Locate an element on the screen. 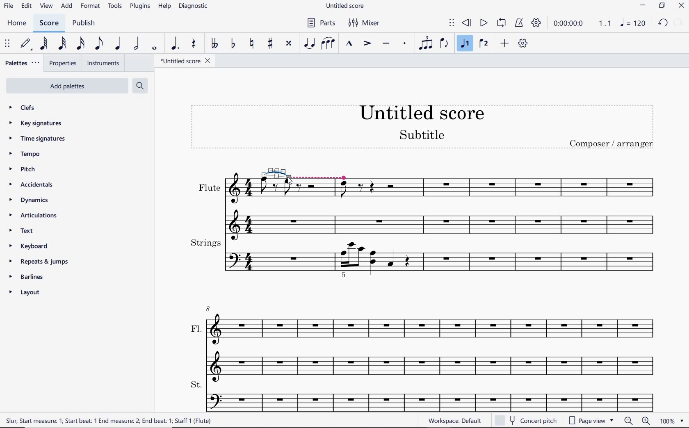  FILE NAME is located at coordinates (184, 60).